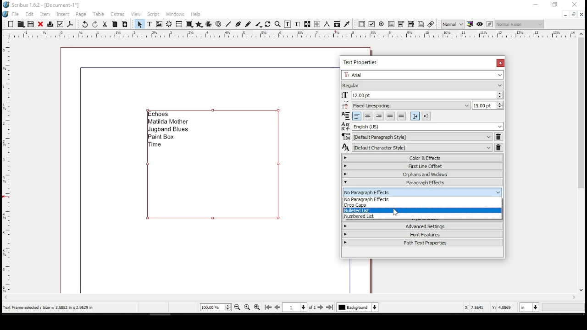 This screenshot has height=330, width=587. What do you see at coordinates (499, 137) in the screenshot?
I see `delete paragraph style` at bounding box center [499, 137].